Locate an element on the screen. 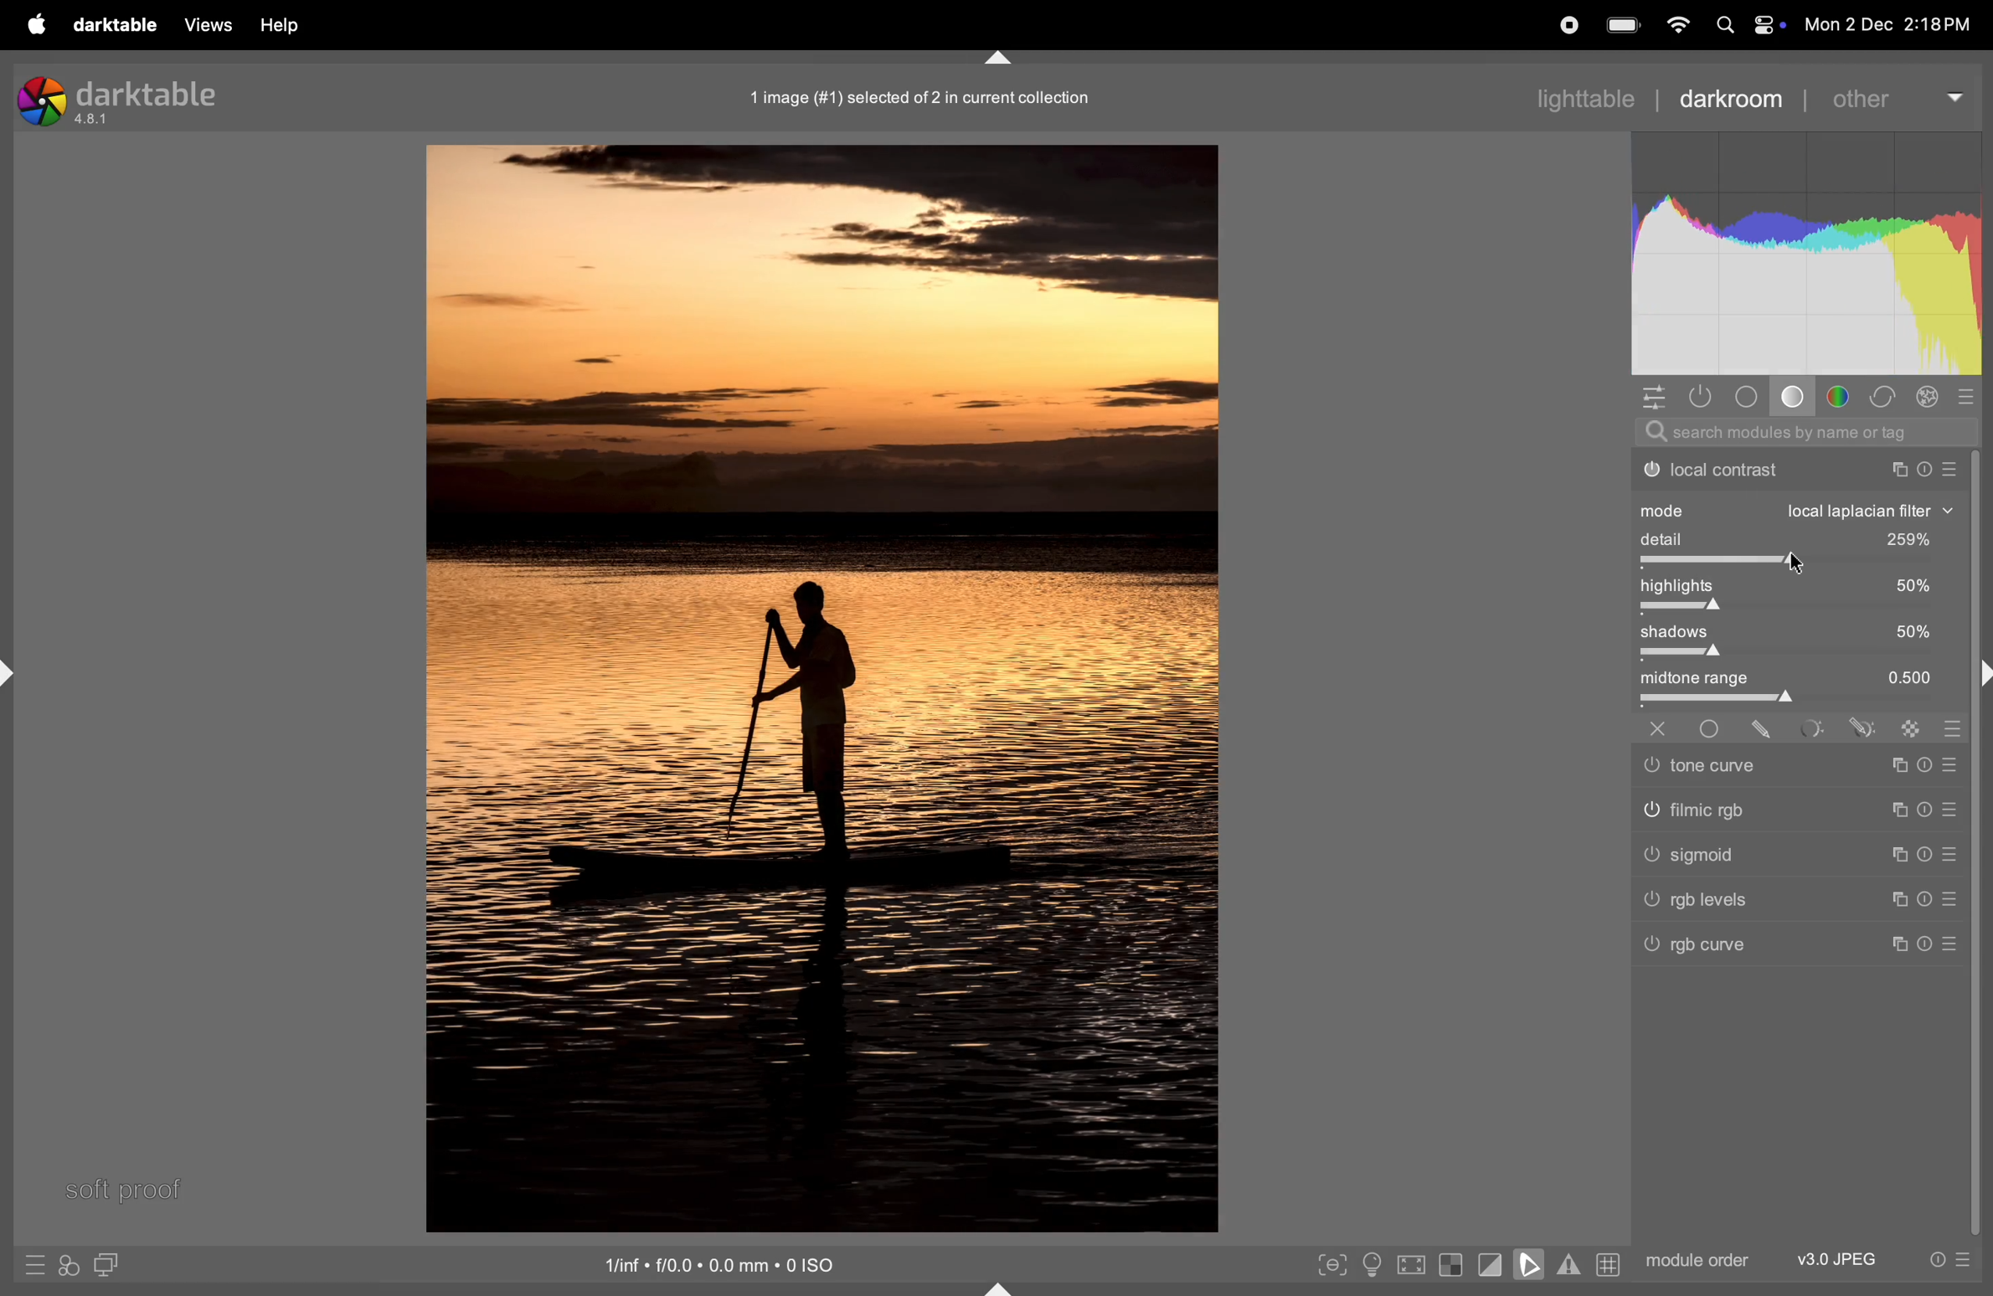 This screenshot has height=1296, width=1993. sign is located at coordinates (1769, 729).